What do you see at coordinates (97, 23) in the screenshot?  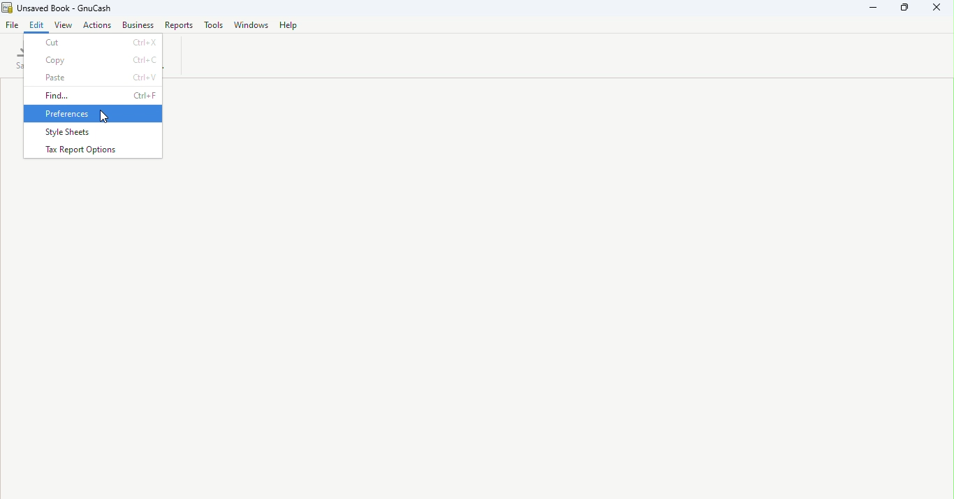 I see `Actions` at bounding box center [97, 23].